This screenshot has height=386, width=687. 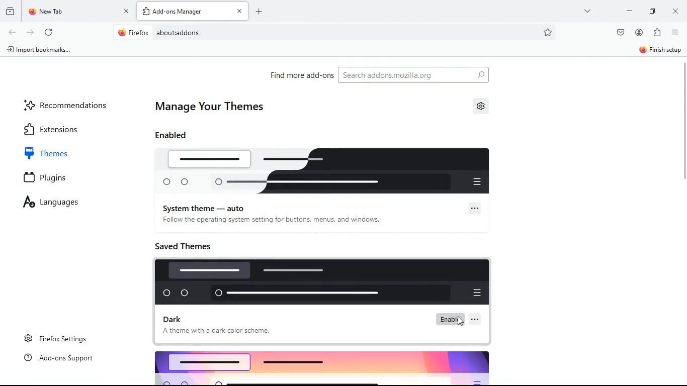 What do you see at coordinates (676, 11) in the screenshot?
I see `close` at bounding box center [676, 11].